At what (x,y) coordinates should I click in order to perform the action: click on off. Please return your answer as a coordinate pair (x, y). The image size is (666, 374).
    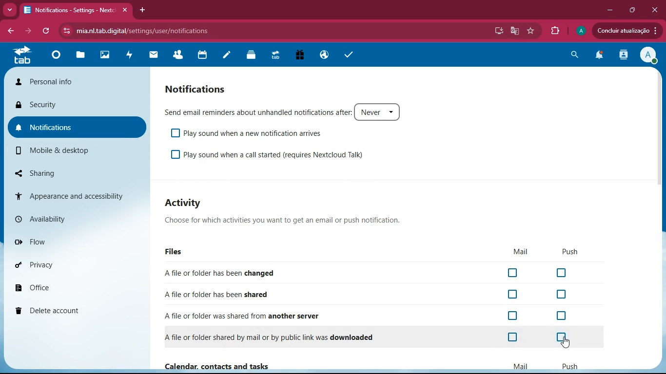
    Looking at the image, I should click on (512, 274).